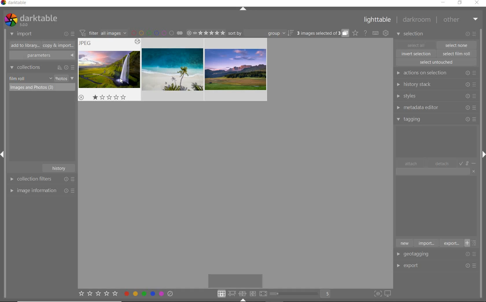 This screenshot has width=486, height=302. What do you see at coordinates (461, 19) in the screenshot?
I see `other` at bounding box center [461, 19].